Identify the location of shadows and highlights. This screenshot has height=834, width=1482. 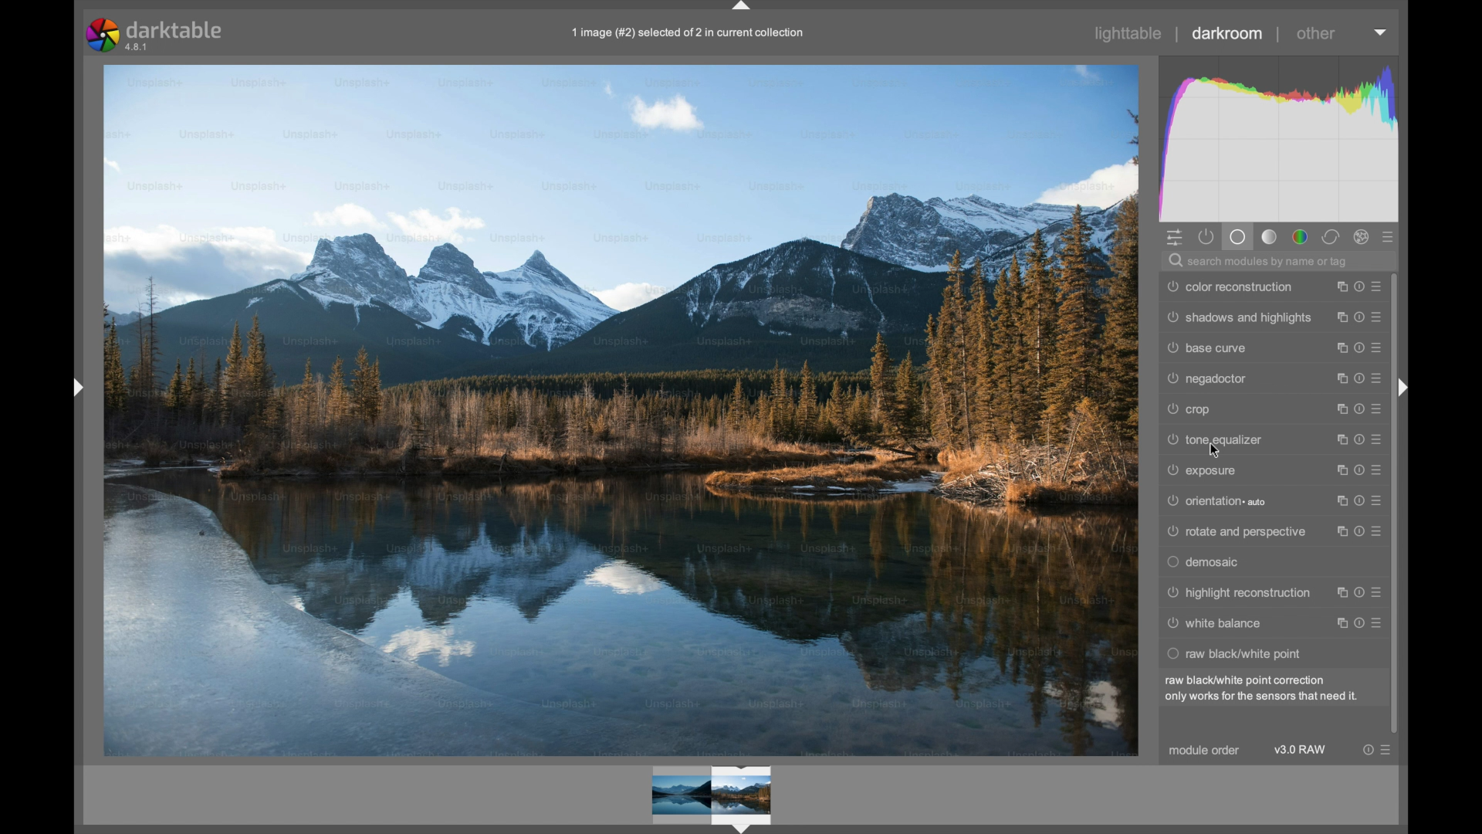
(1240, 317).